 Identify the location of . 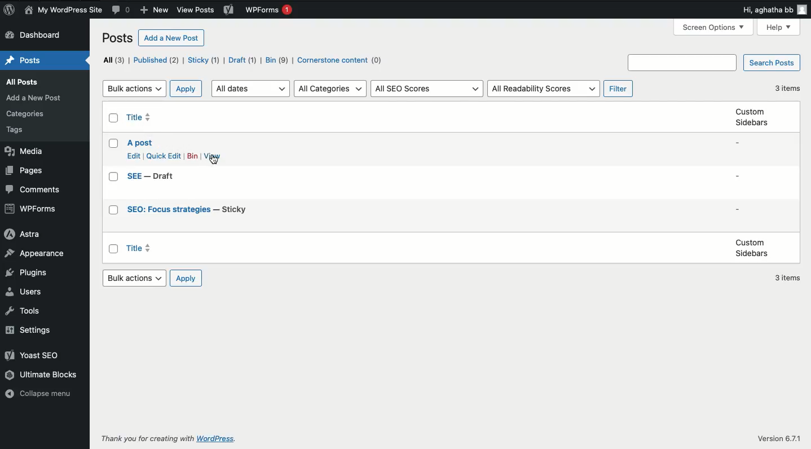
(681, 63).